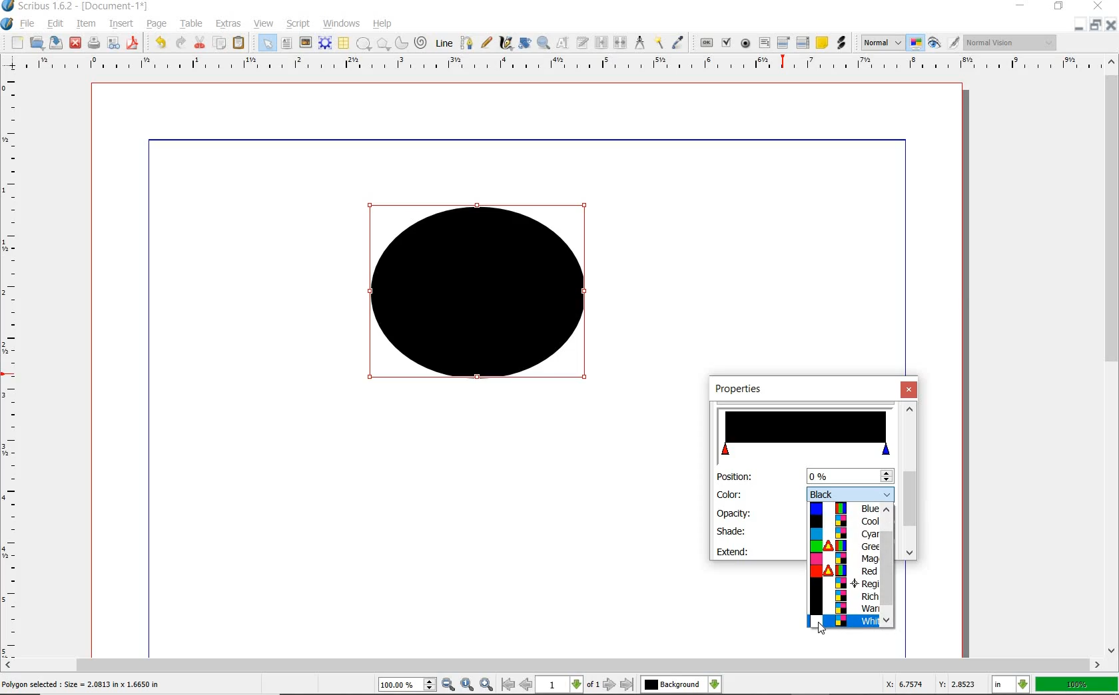 Image resolution: width=1119 pixels, height=695 pixels. I want to click on gradient added, so click(482, 298).